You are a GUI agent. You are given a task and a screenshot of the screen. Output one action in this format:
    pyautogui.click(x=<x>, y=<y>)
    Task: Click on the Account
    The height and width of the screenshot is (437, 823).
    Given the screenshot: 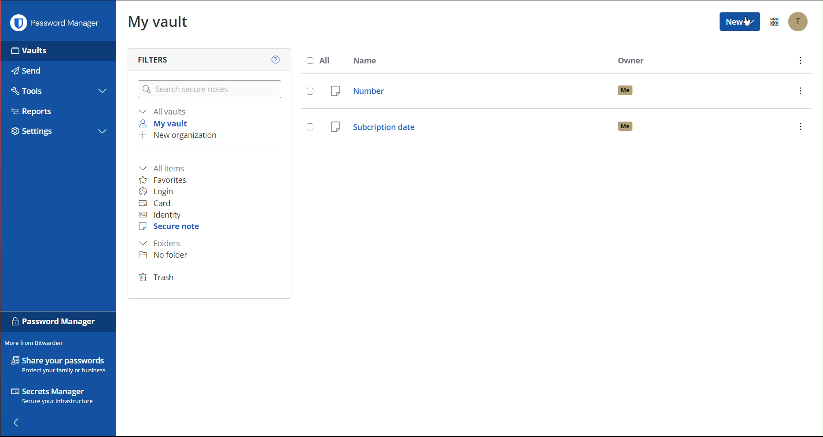 What is the action you would take?
    pyautogui.click(x=800, y=22)
    